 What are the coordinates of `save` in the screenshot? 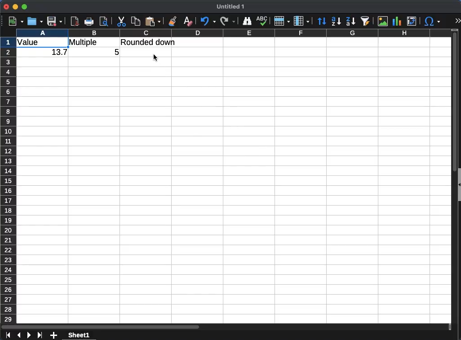 It's located at (55, 22).